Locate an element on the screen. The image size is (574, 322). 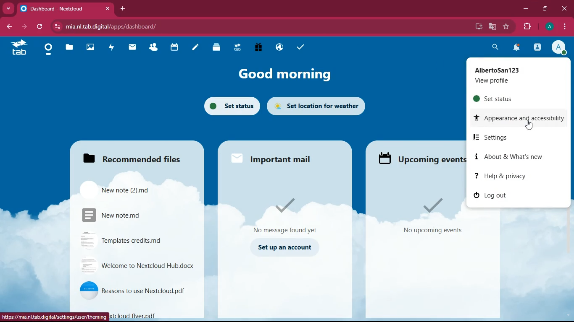
tab is located at coordinates (17, 49).